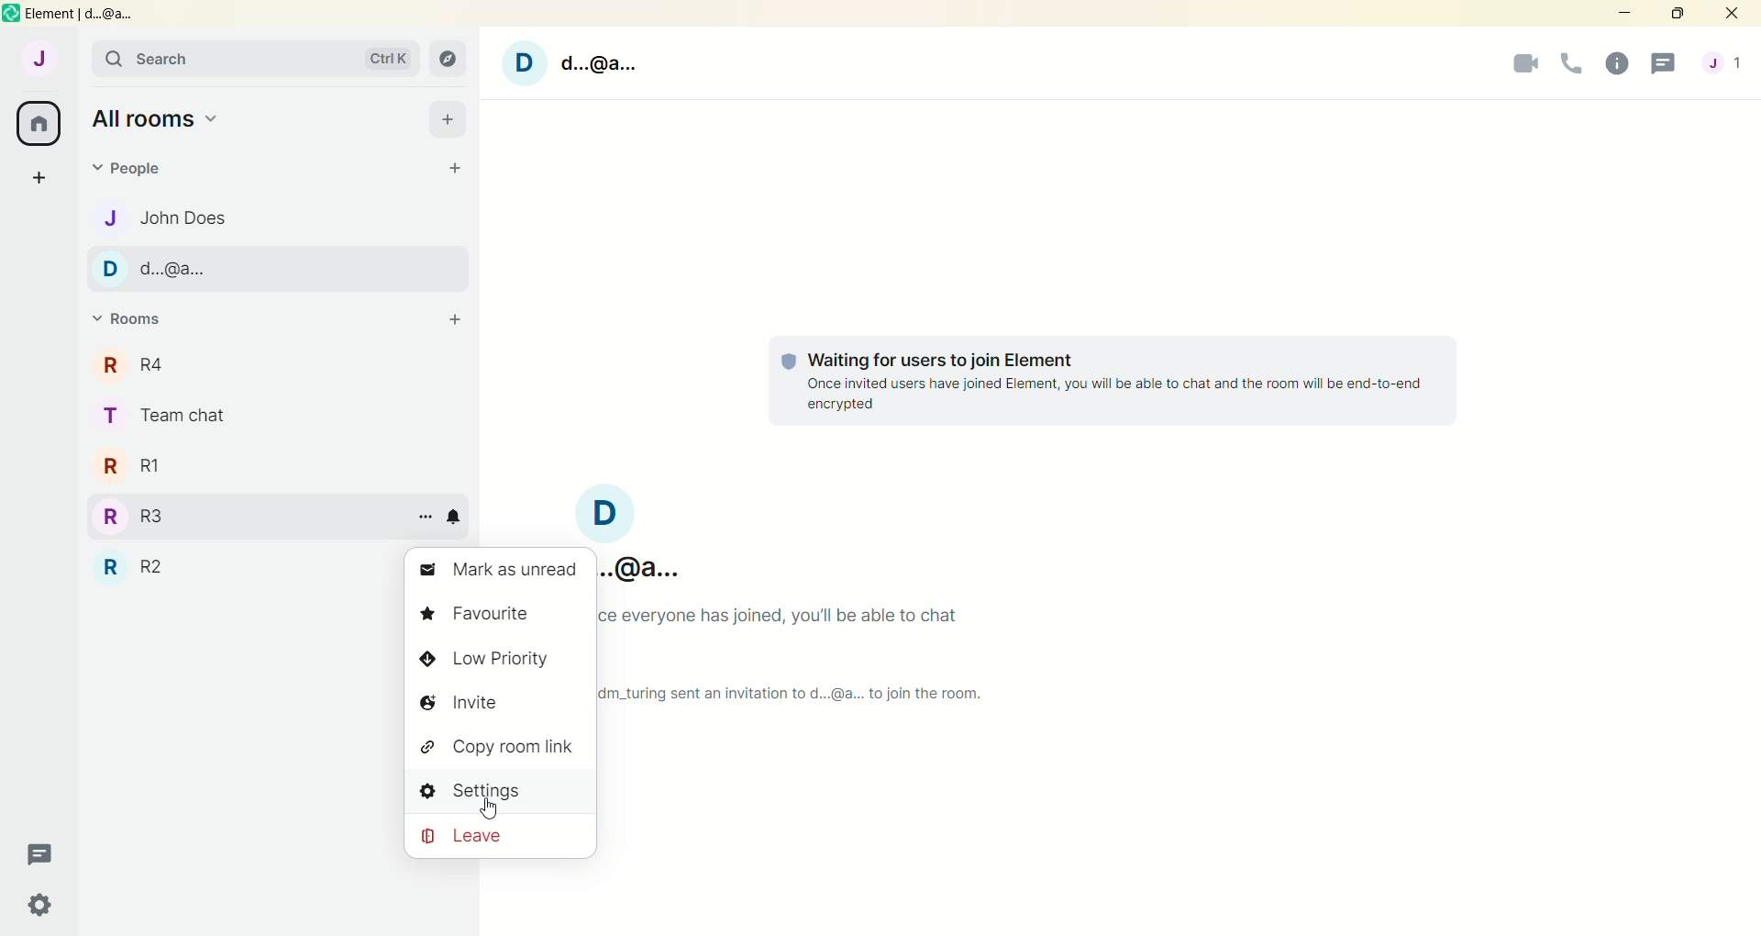  I want to click on minimize, so click(1628, 17).